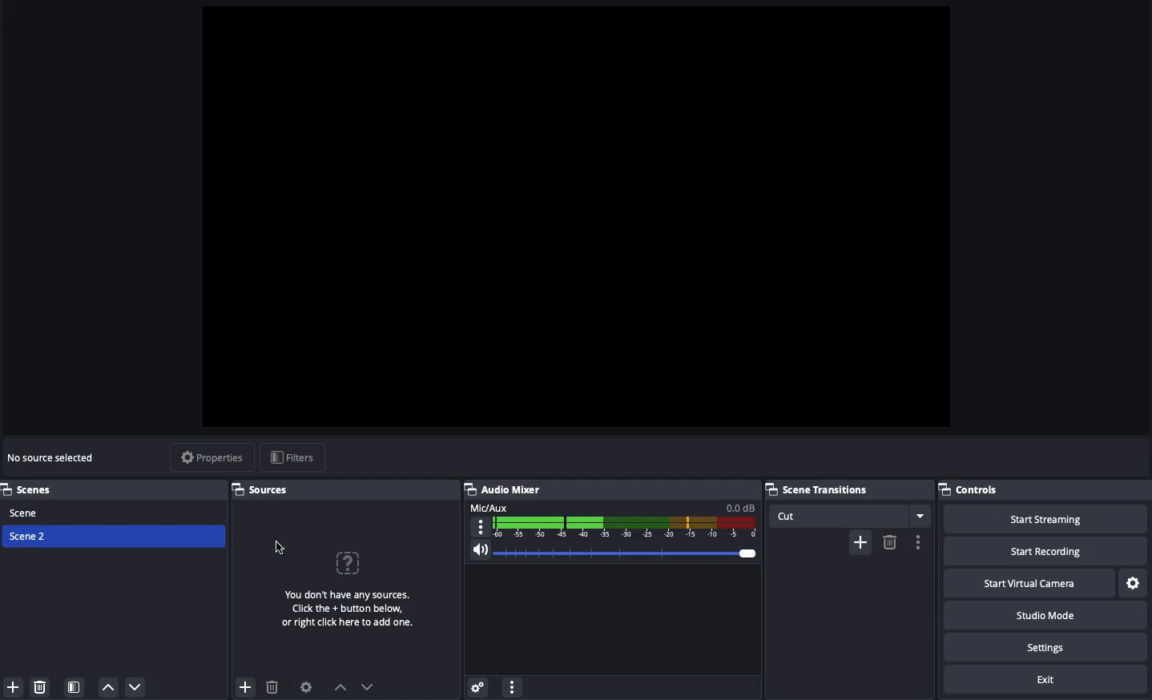  Describe the element at coordinates (29, 535) in the screenshot. I see `Scene 2` at that location.